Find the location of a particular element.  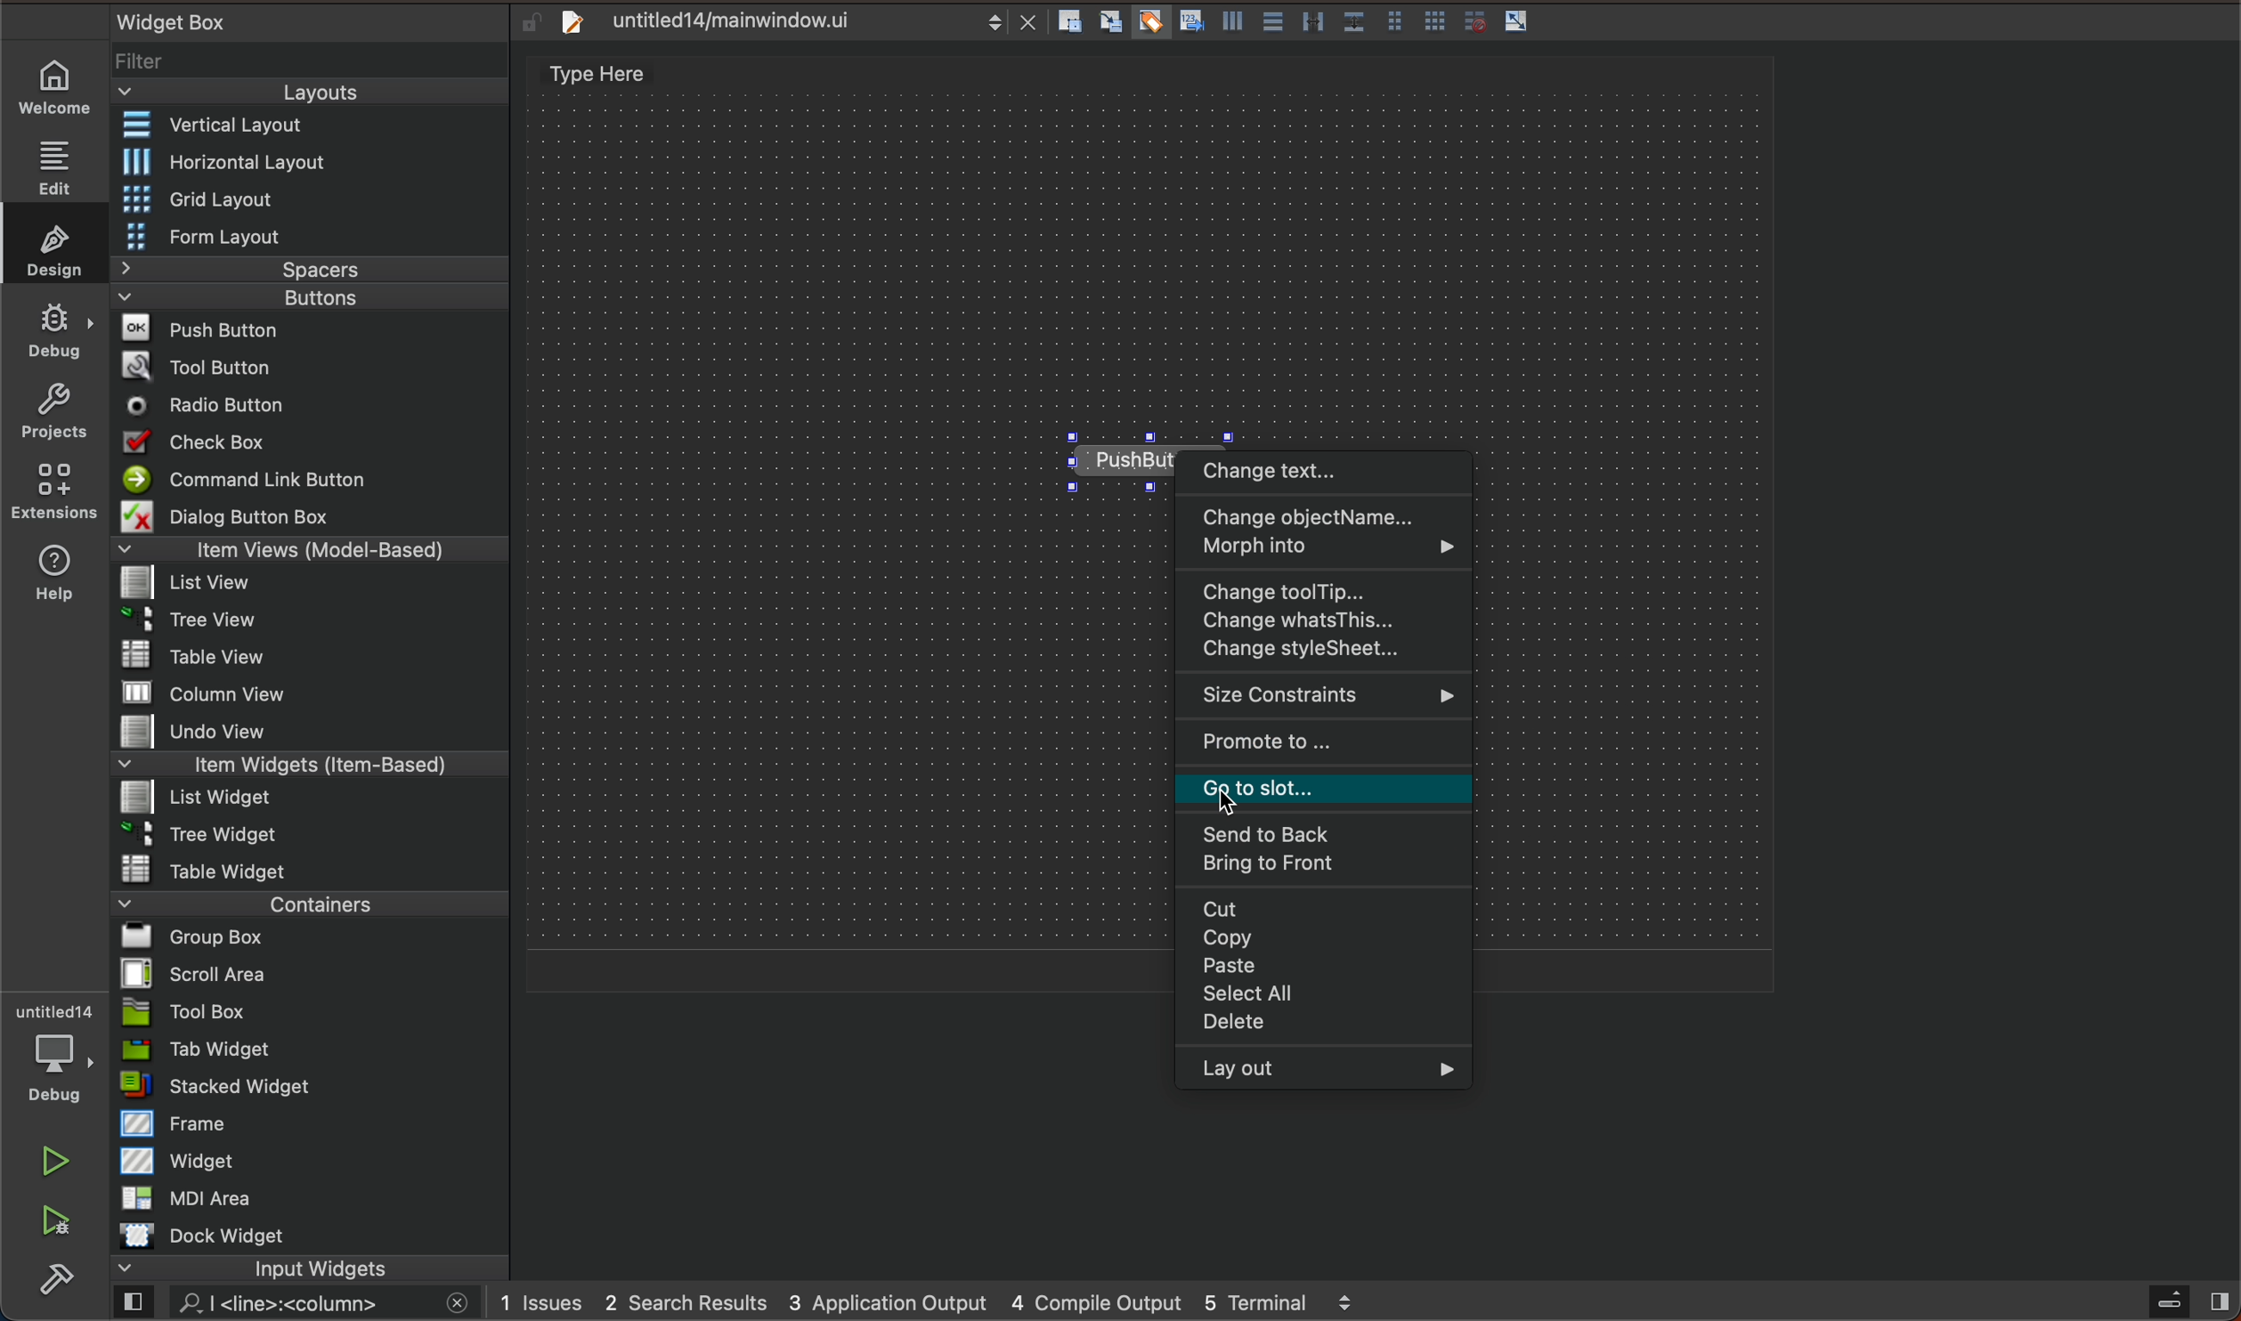

tree view is located at coordinates (319, 623).